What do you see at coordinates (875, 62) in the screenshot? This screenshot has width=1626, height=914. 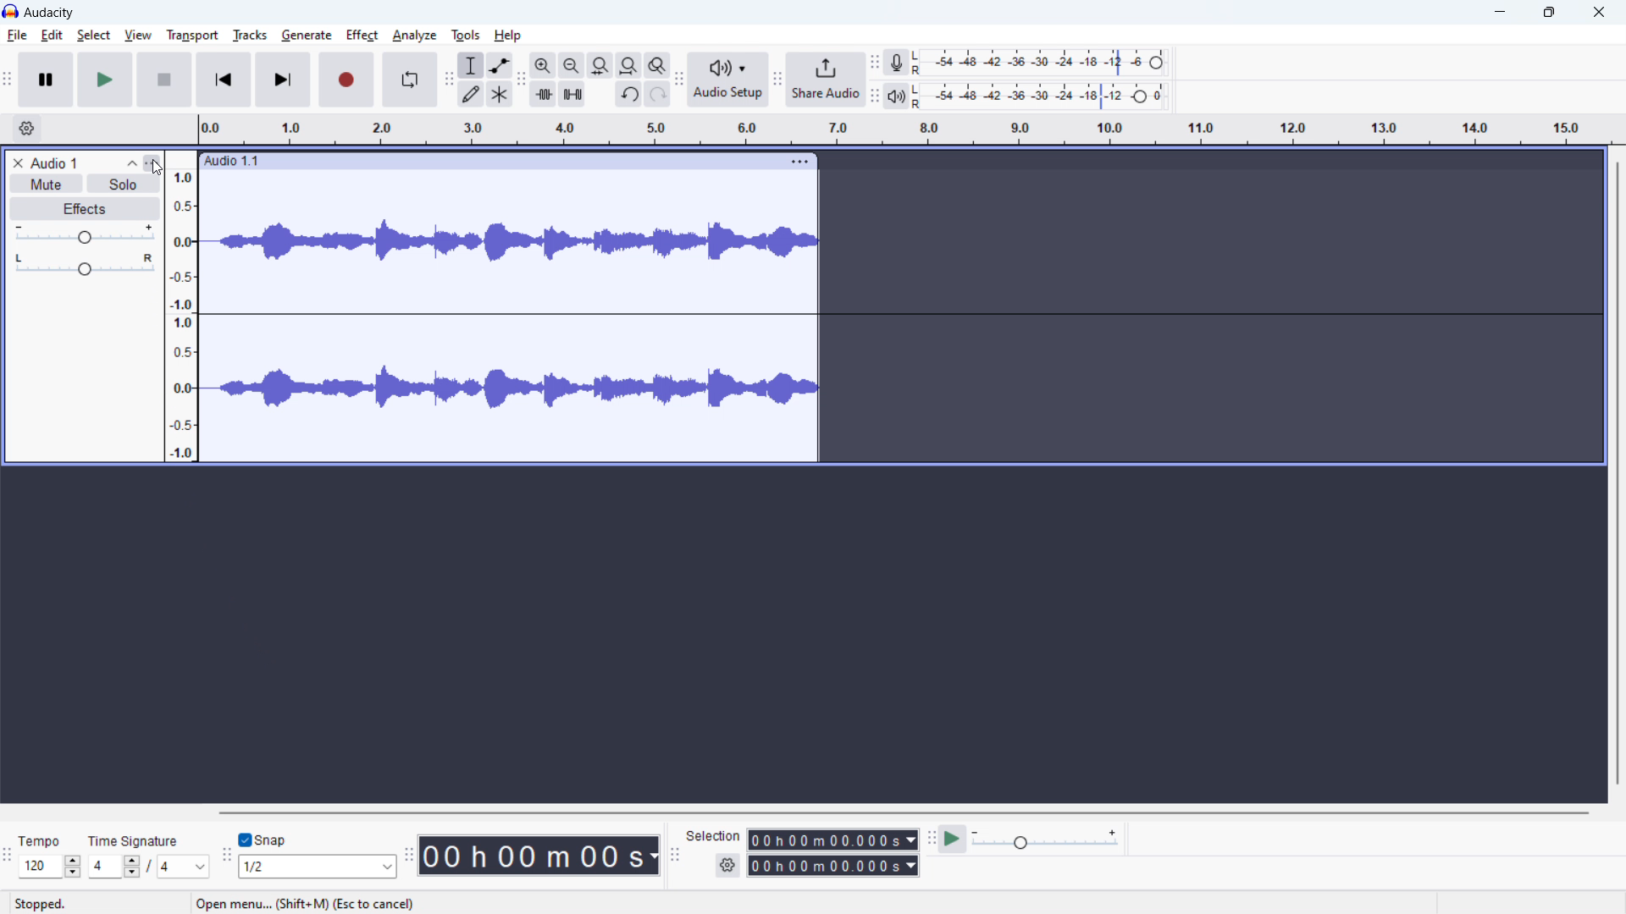 I see `recording meter toolbar` at bounding box center [875, 62].